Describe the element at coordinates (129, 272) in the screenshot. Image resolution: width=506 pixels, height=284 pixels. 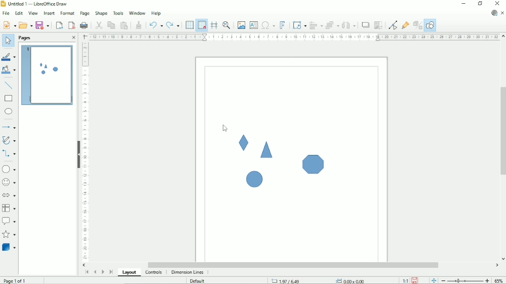
I see `Layout` at that location.